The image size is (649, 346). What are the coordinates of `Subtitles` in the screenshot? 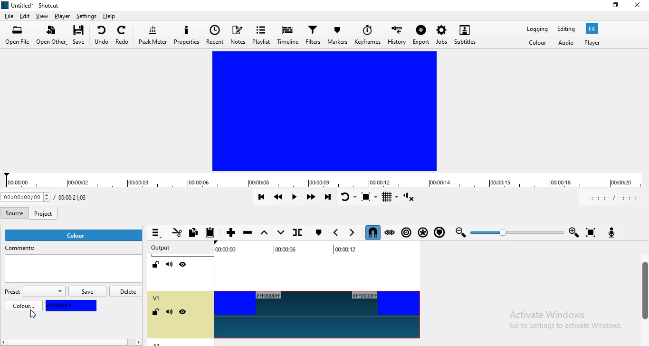 It's located at (467, 33).